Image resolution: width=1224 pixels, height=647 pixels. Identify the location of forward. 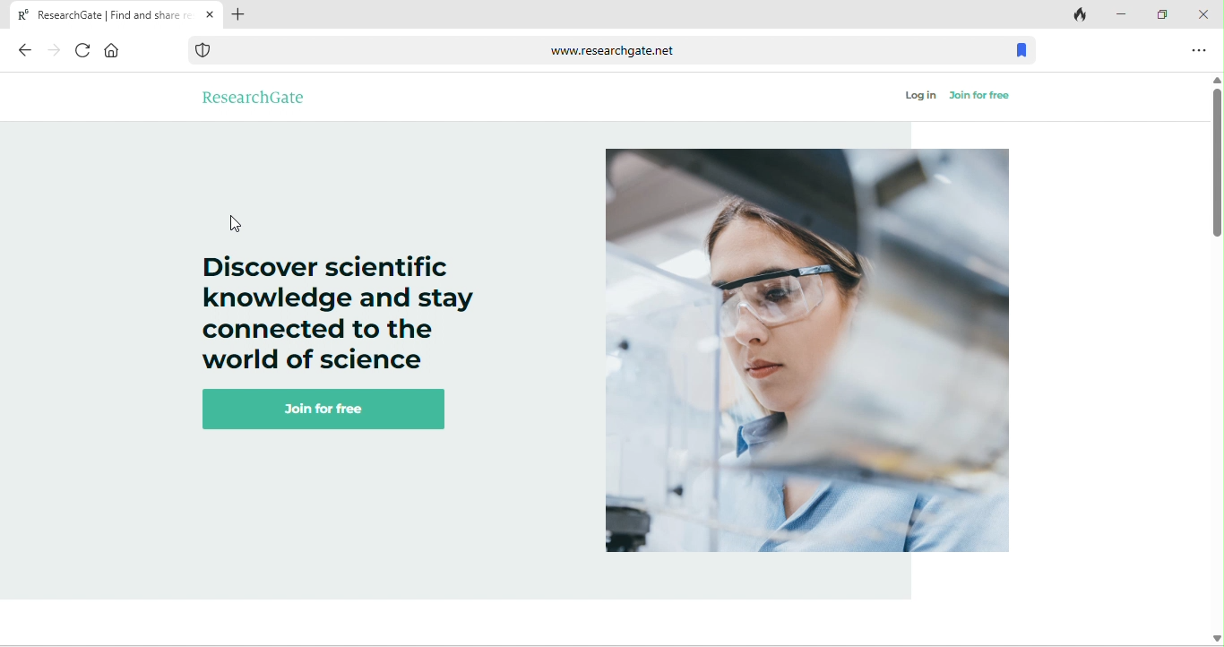
(51, 52).